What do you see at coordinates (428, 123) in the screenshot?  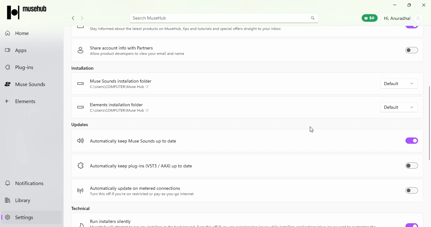 I see `scroll bar` at bounding box center [428, 123].